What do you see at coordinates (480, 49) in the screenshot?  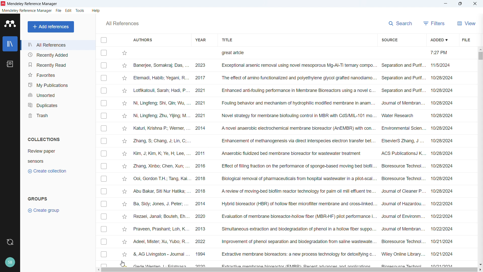 I see `Scroll up ` at bounding box center [480, 49].